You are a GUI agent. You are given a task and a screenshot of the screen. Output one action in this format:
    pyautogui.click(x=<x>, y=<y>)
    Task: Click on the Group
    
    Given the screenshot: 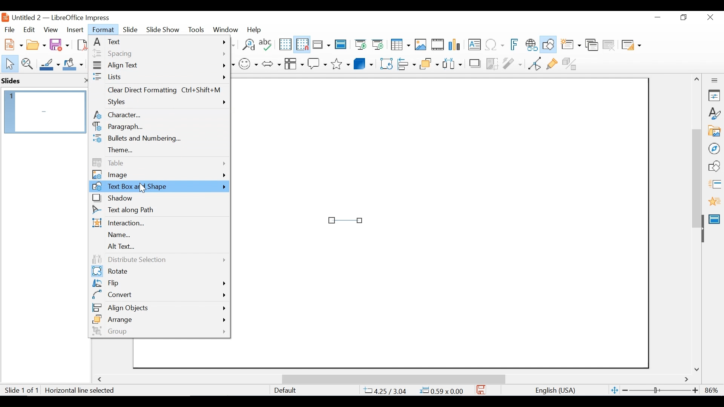 What is the action you would take?
    pyautogui.click(x=158, y=331)
    